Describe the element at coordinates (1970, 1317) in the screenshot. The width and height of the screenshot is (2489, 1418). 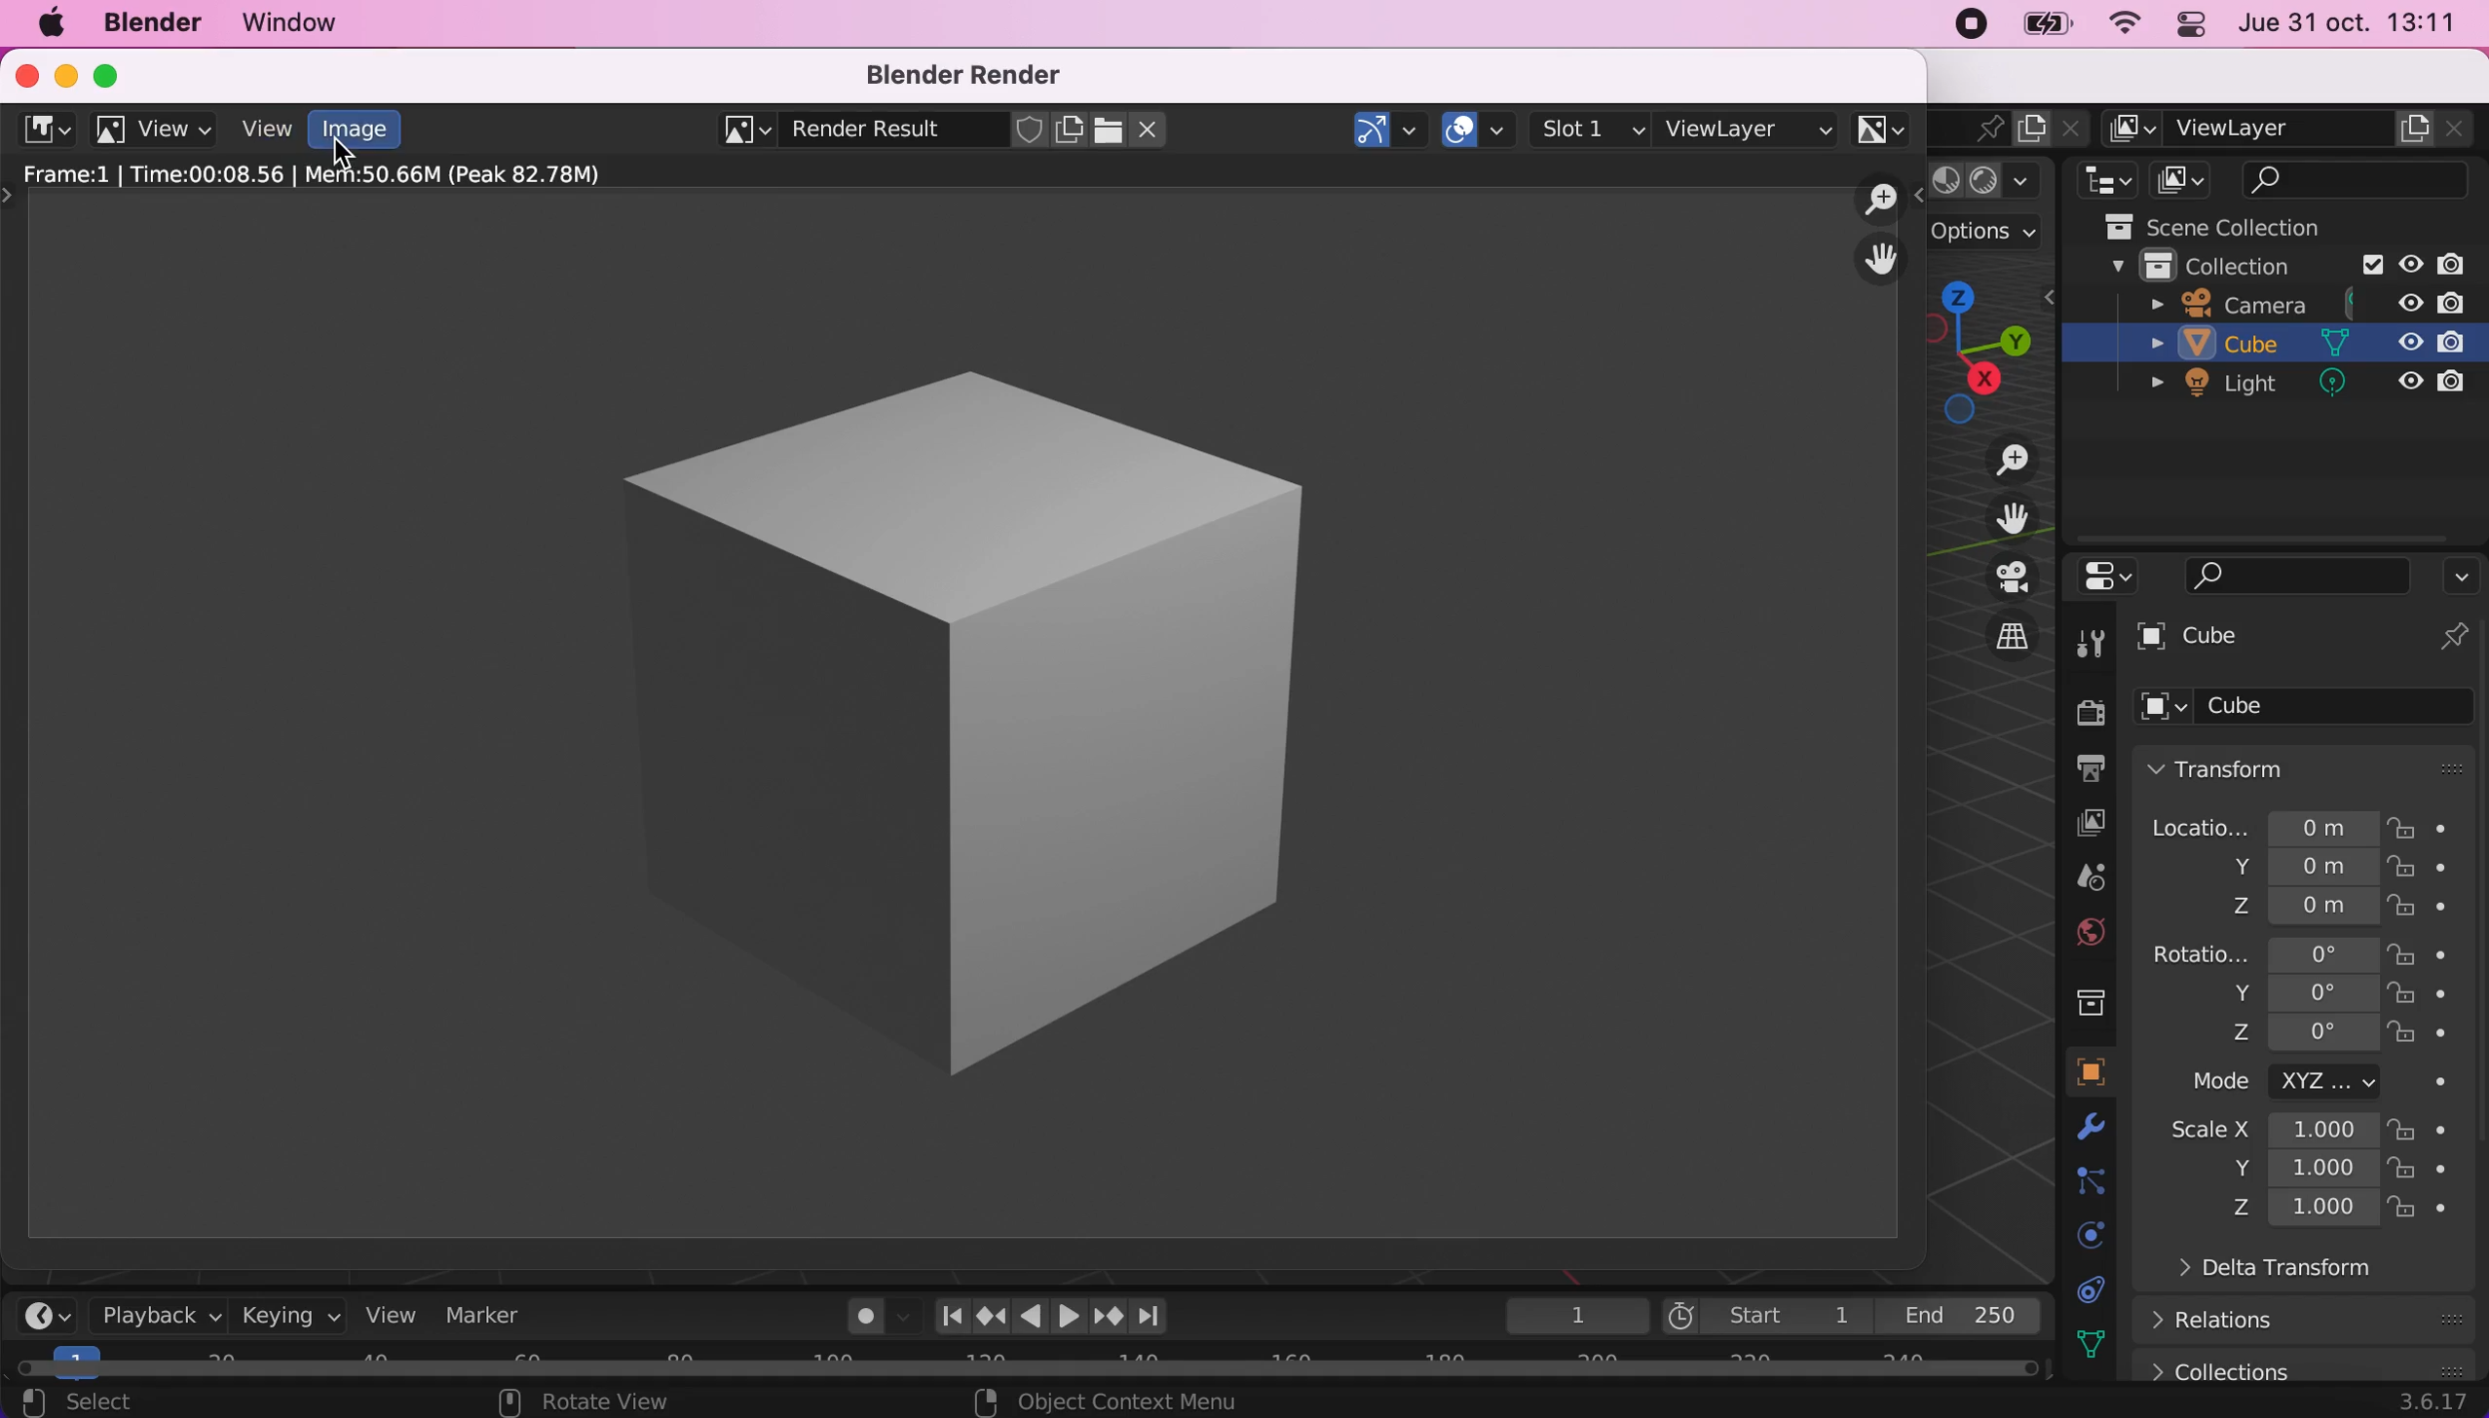
I see `end 250` at that location.